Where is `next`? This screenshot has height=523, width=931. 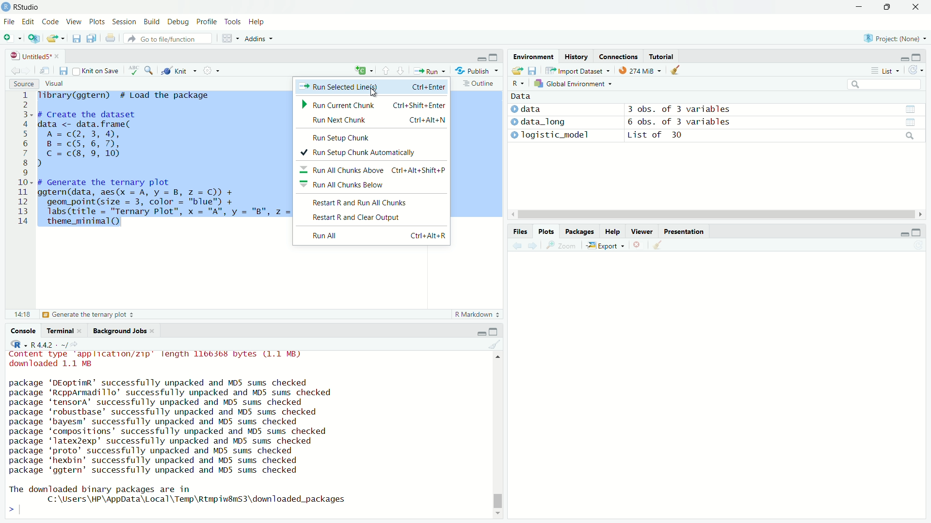 next is located at coordinates (537, 246).